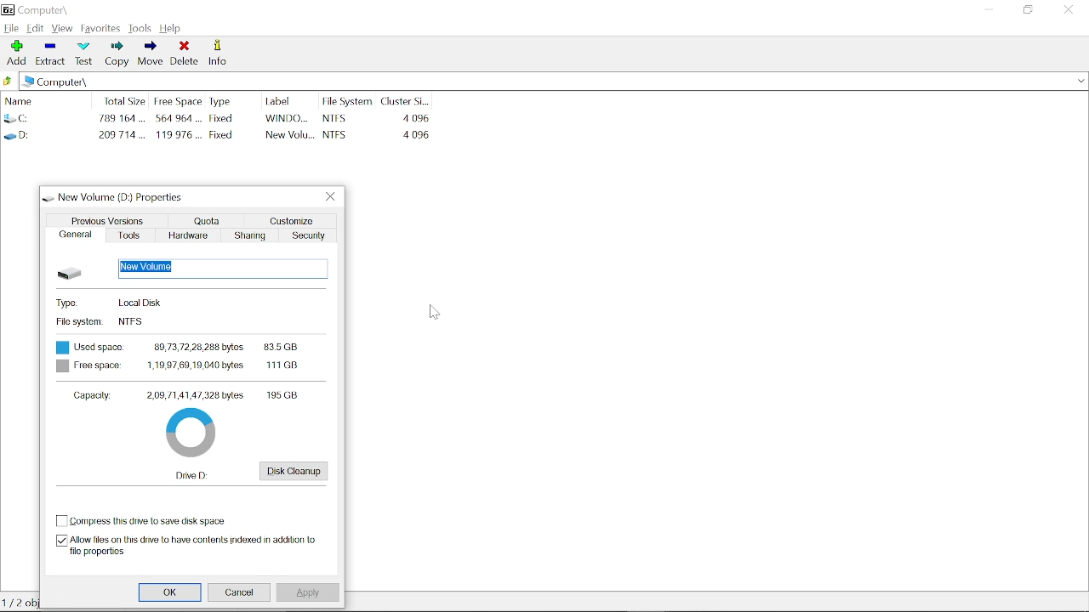 The image size is (1089, 612). Describe the element at coordinates (287, 221) in the screenshot. I see `customize` at that location.